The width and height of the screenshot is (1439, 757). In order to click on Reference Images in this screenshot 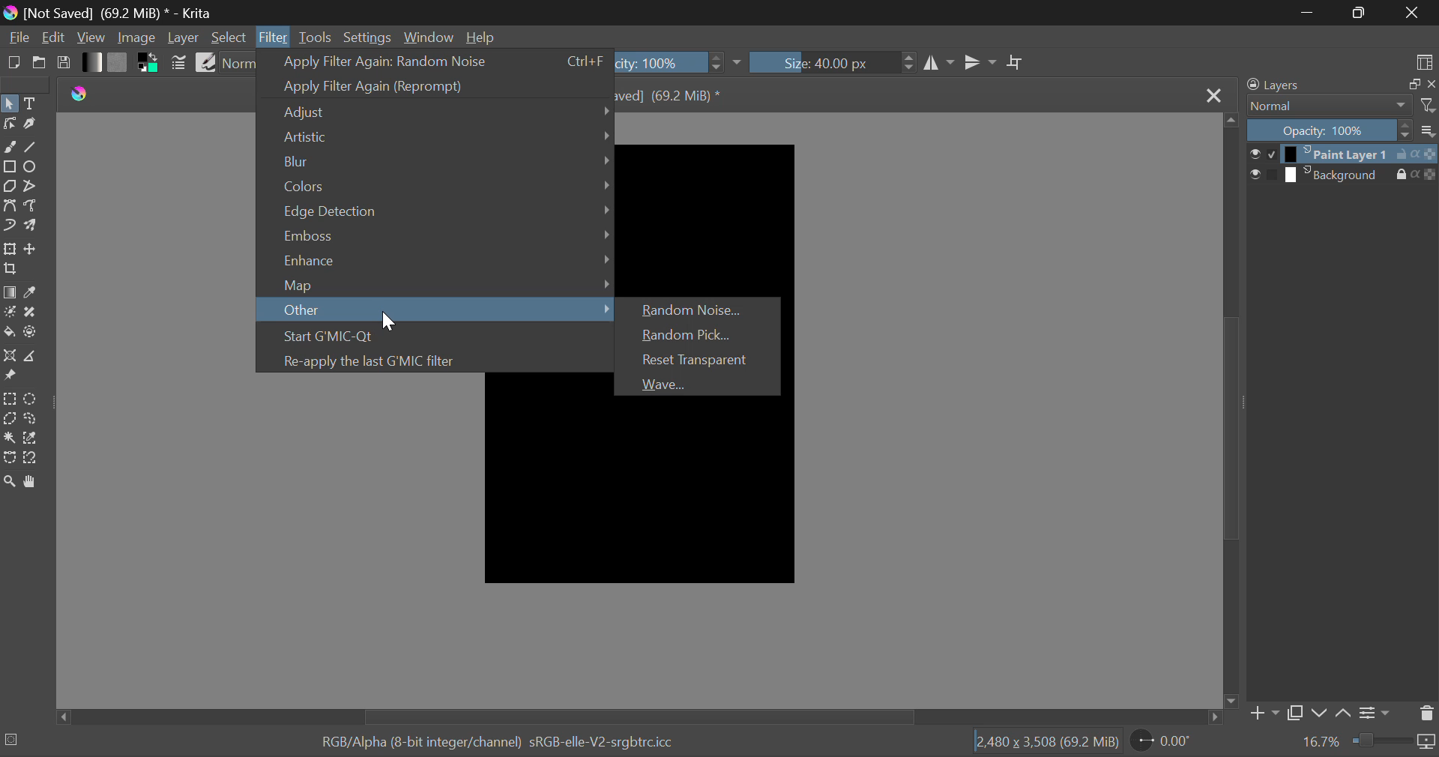, I will do `click(9, 378)`.